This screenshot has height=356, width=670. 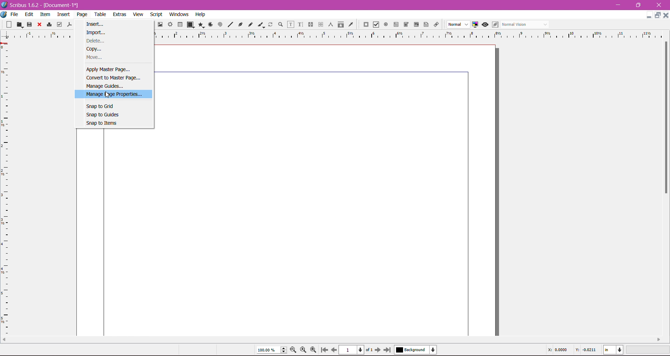 I want to click on Item, so click(x=45, y=14).